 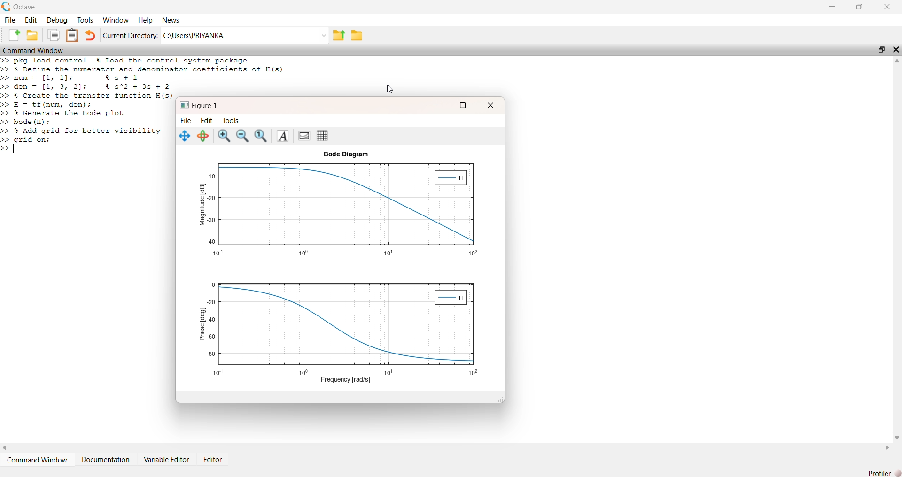 What do you see at coordinates (896, 50) in the screenshot?
I see `close` at bounding box center [896, 50].